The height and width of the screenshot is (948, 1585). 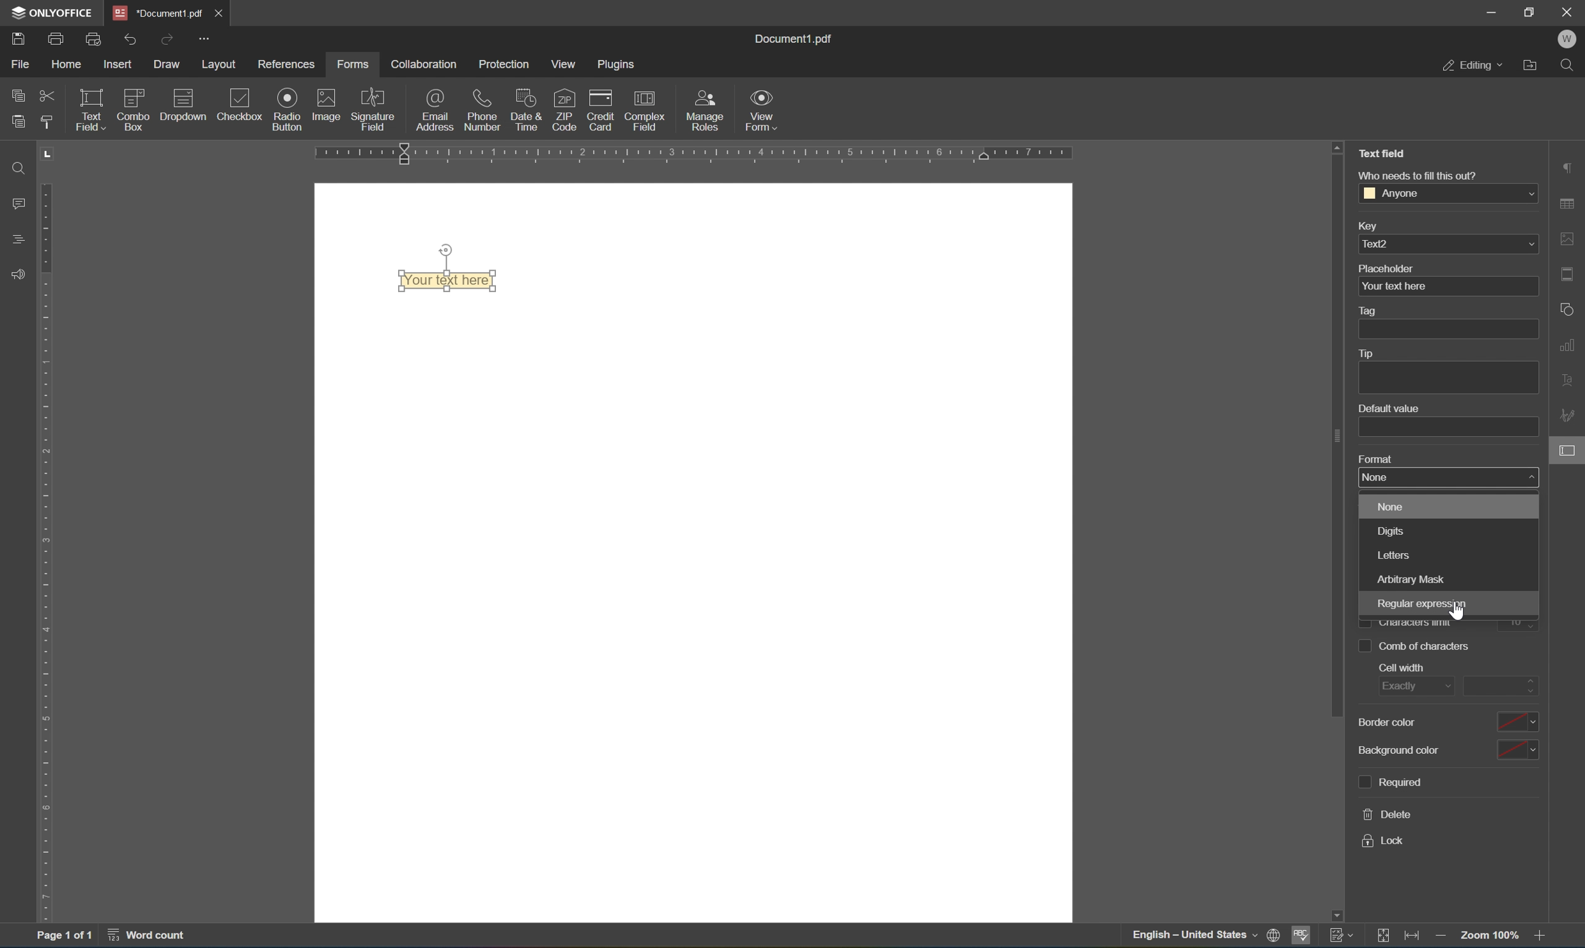 I want to click on ruler, so click(x=42, y=553).